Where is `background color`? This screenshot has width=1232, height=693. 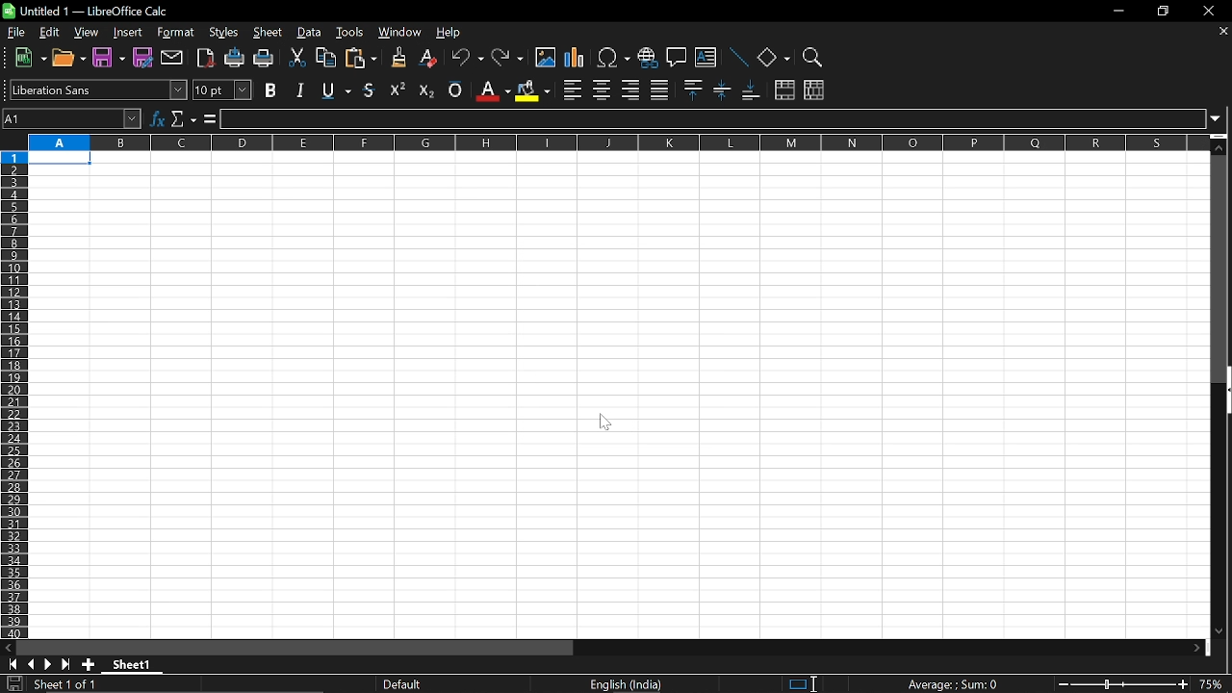
background color is located at coordinates (531, 90).